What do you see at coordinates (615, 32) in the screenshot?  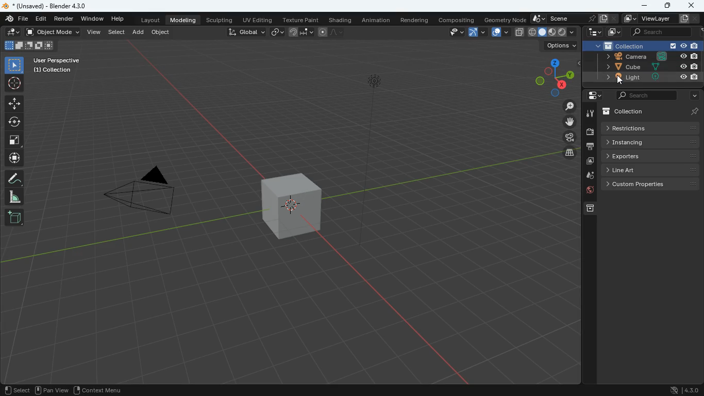 I see `image` at bounding box center [615, 32].